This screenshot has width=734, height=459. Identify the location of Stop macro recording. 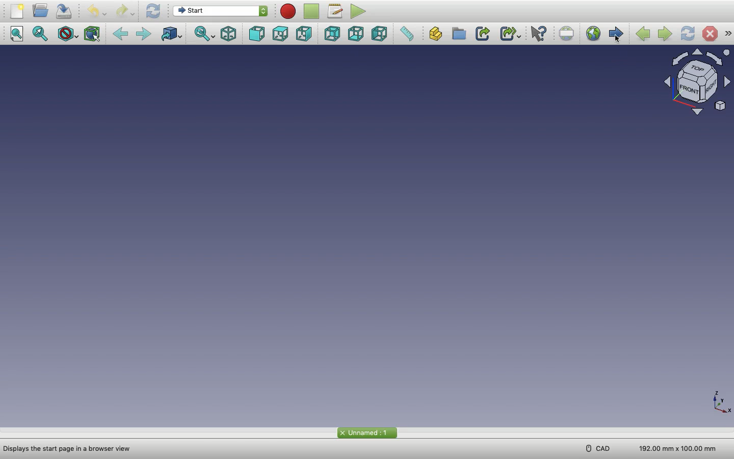
(312, 11).